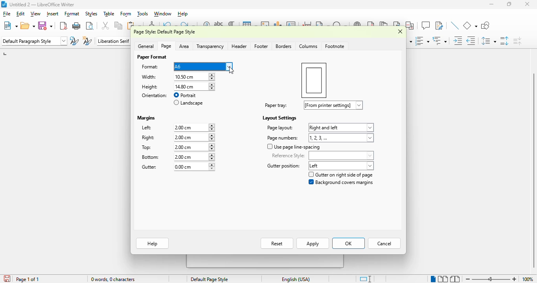 The height and width of the screenshot is (283, 537). I want to click on window, so click(163, 13).